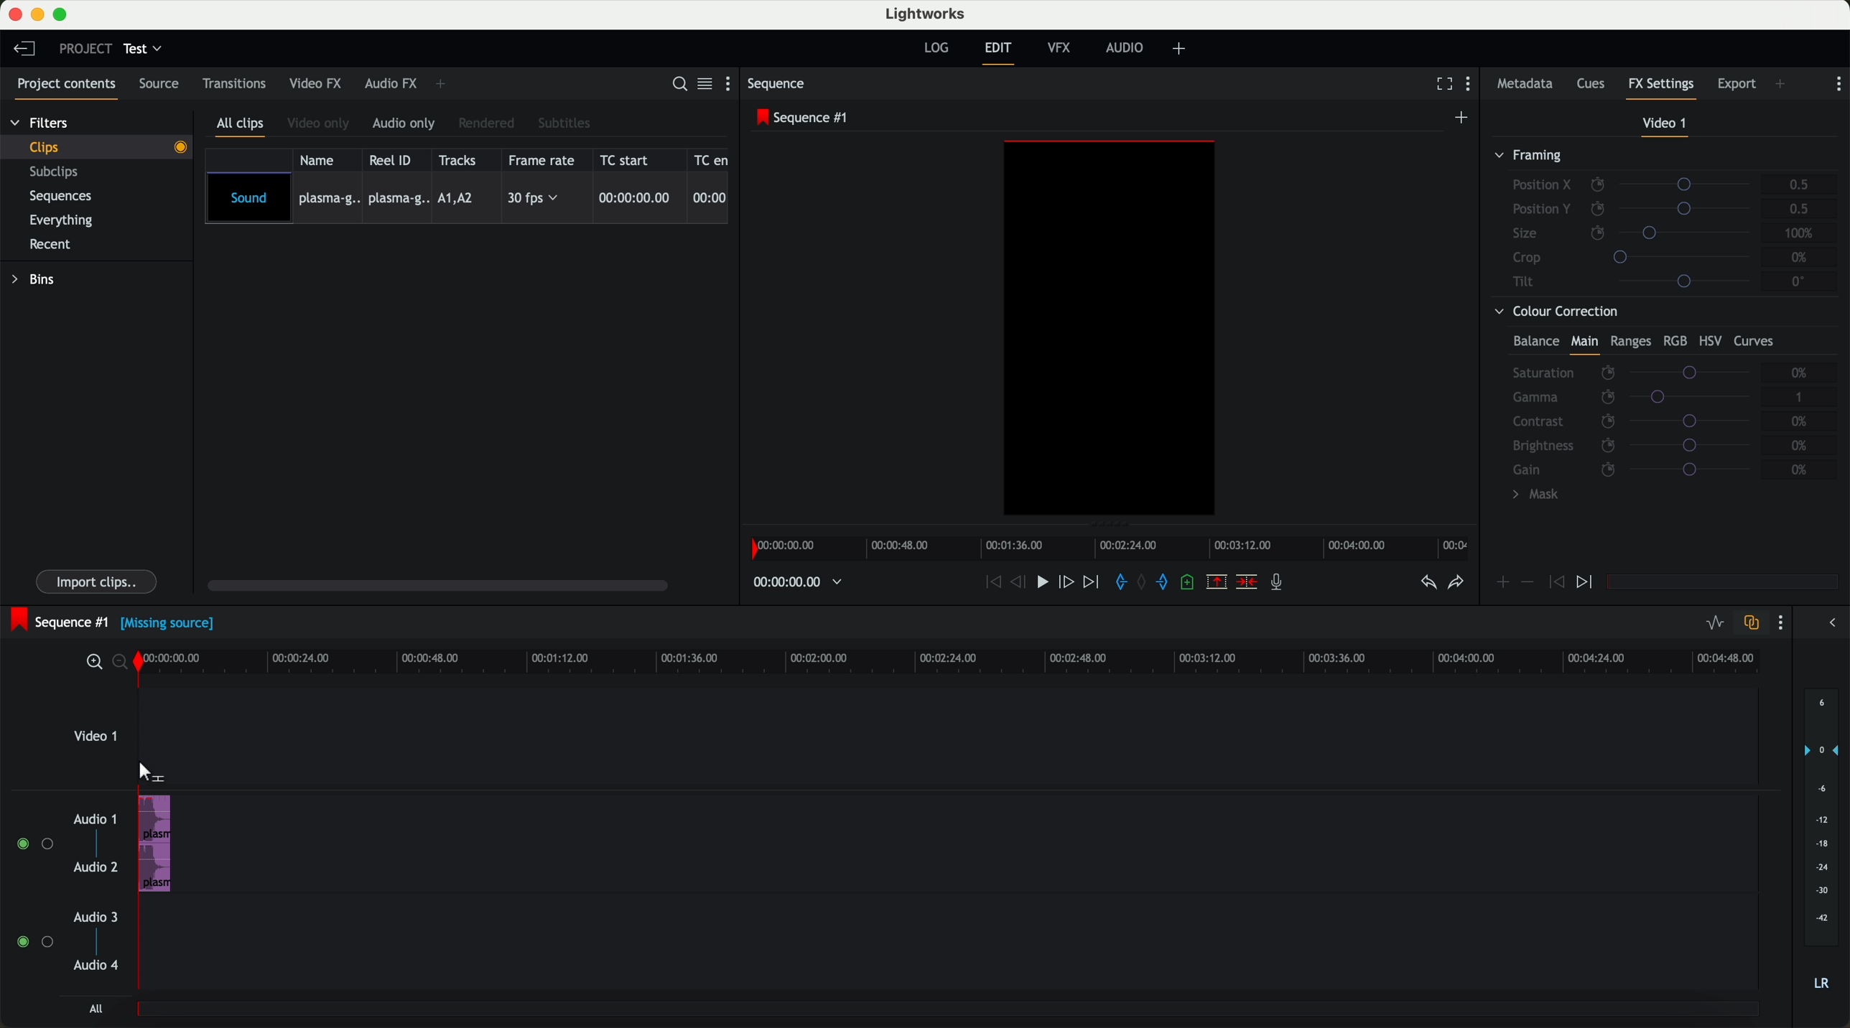  I want to click on source, so click(164, 85).